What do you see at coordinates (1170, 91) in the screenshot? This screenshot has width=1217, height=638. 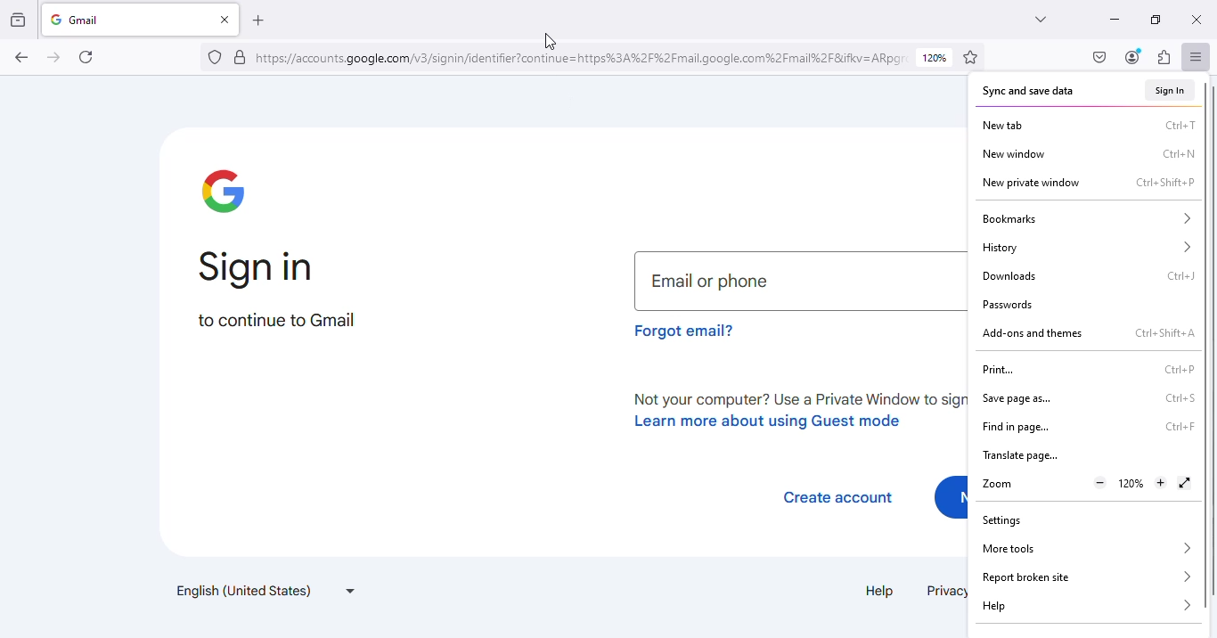 I see `sign in` at bounding box center [1170, 91].